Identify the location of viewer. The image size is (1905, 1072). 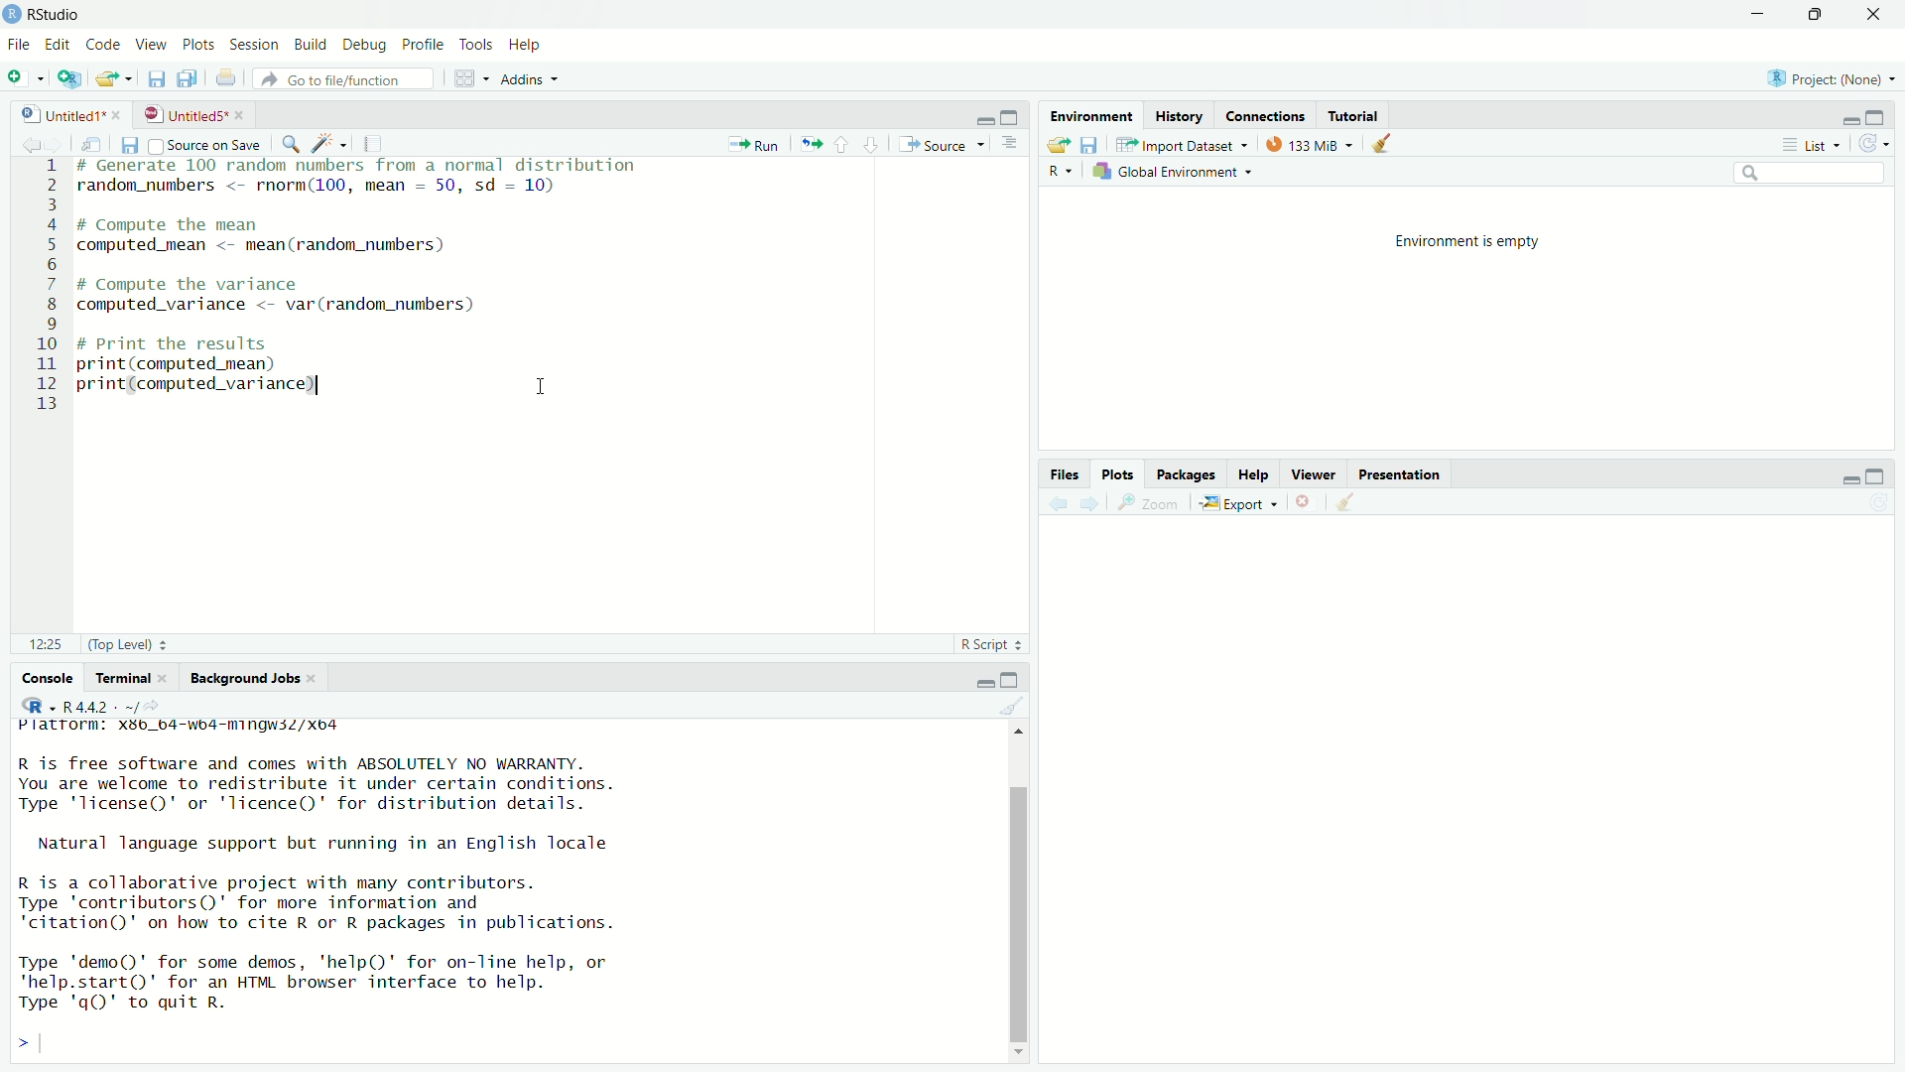
(1316, 472).